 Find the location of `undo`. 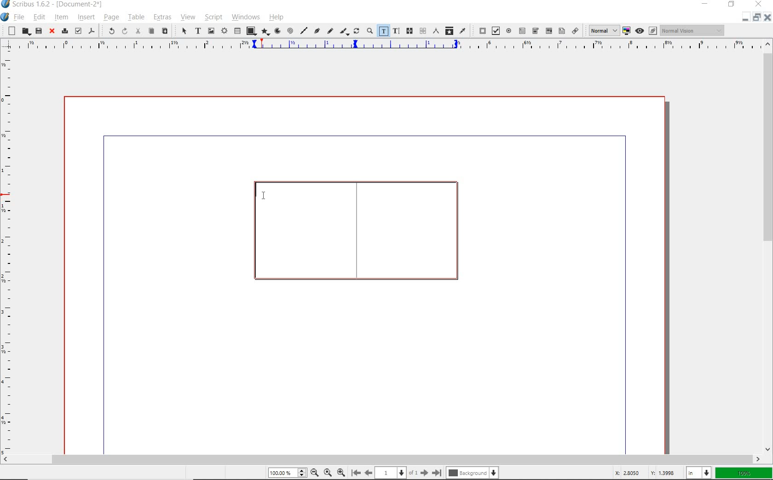

undo is located at coordinates (110, 31).